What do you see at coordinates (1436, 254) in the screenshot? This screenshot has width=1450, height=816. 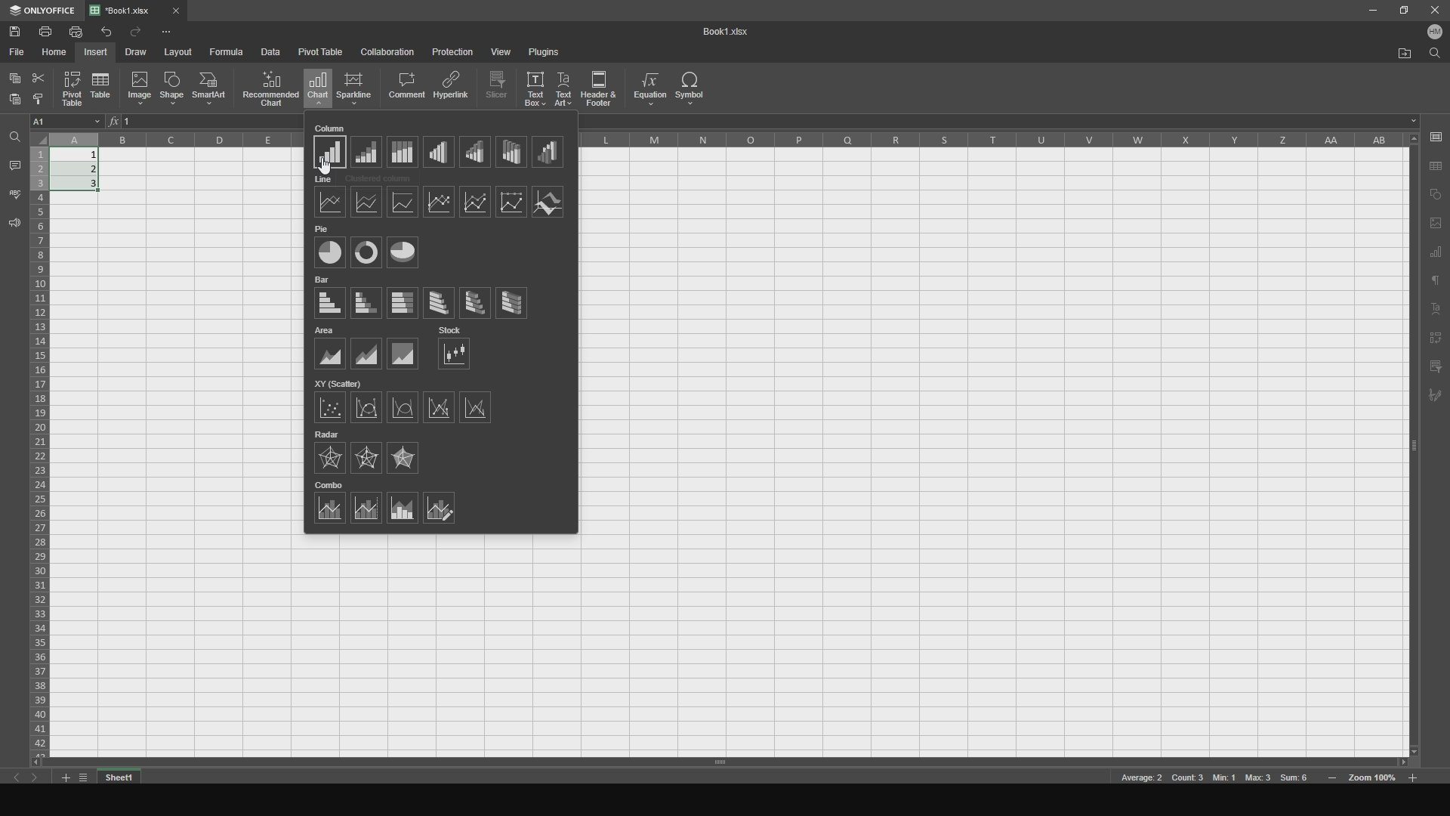 I see `chart` at bounding box center [1436, 254].